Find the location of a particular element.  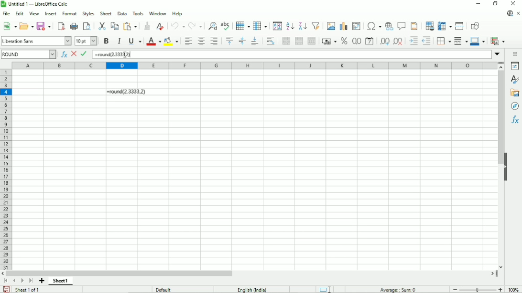

Update available  is located at coordinates (510, 13).